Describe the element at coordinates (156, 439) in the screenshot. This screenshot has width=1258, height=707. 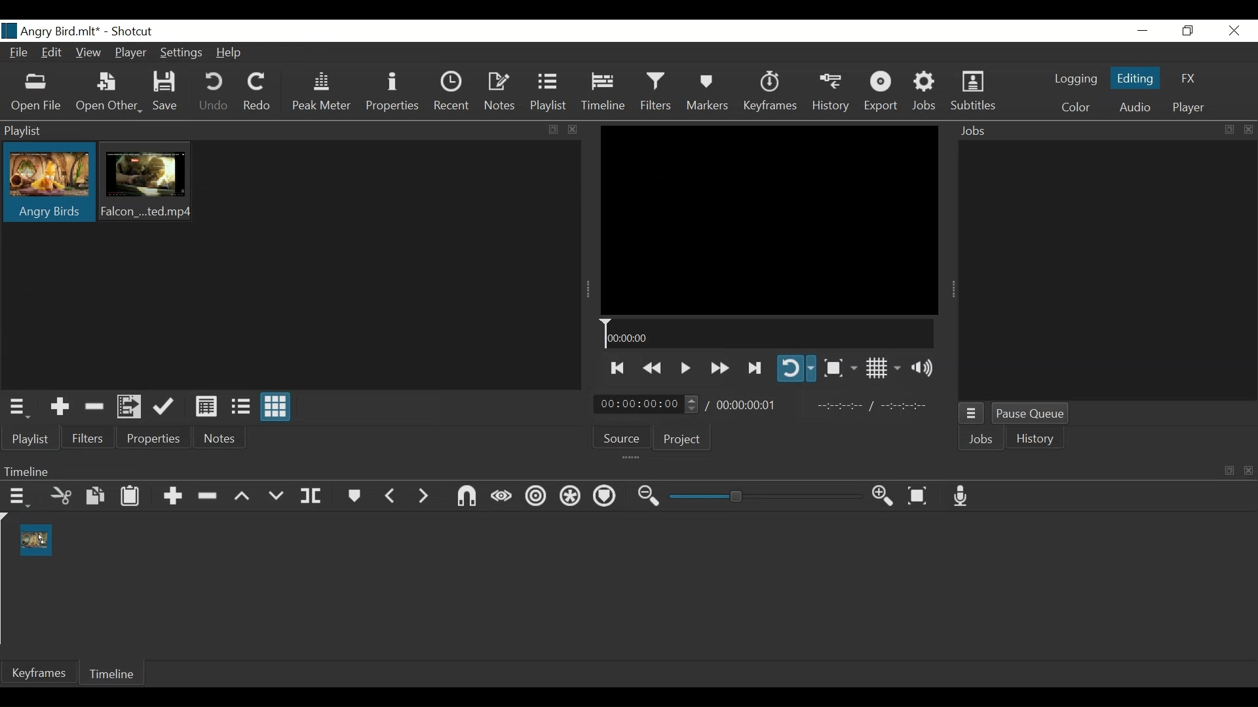
I see `Properties` at that location.